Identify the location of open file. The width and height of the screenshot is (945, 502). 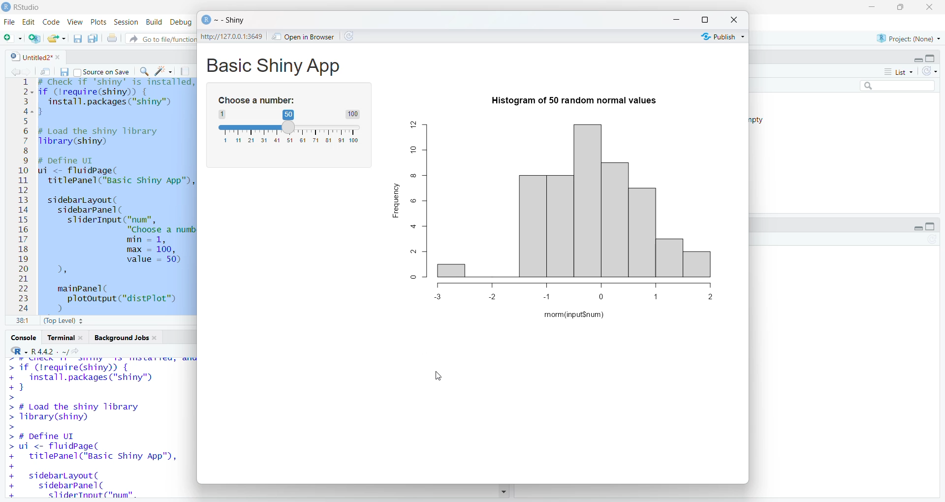
(58, 39).